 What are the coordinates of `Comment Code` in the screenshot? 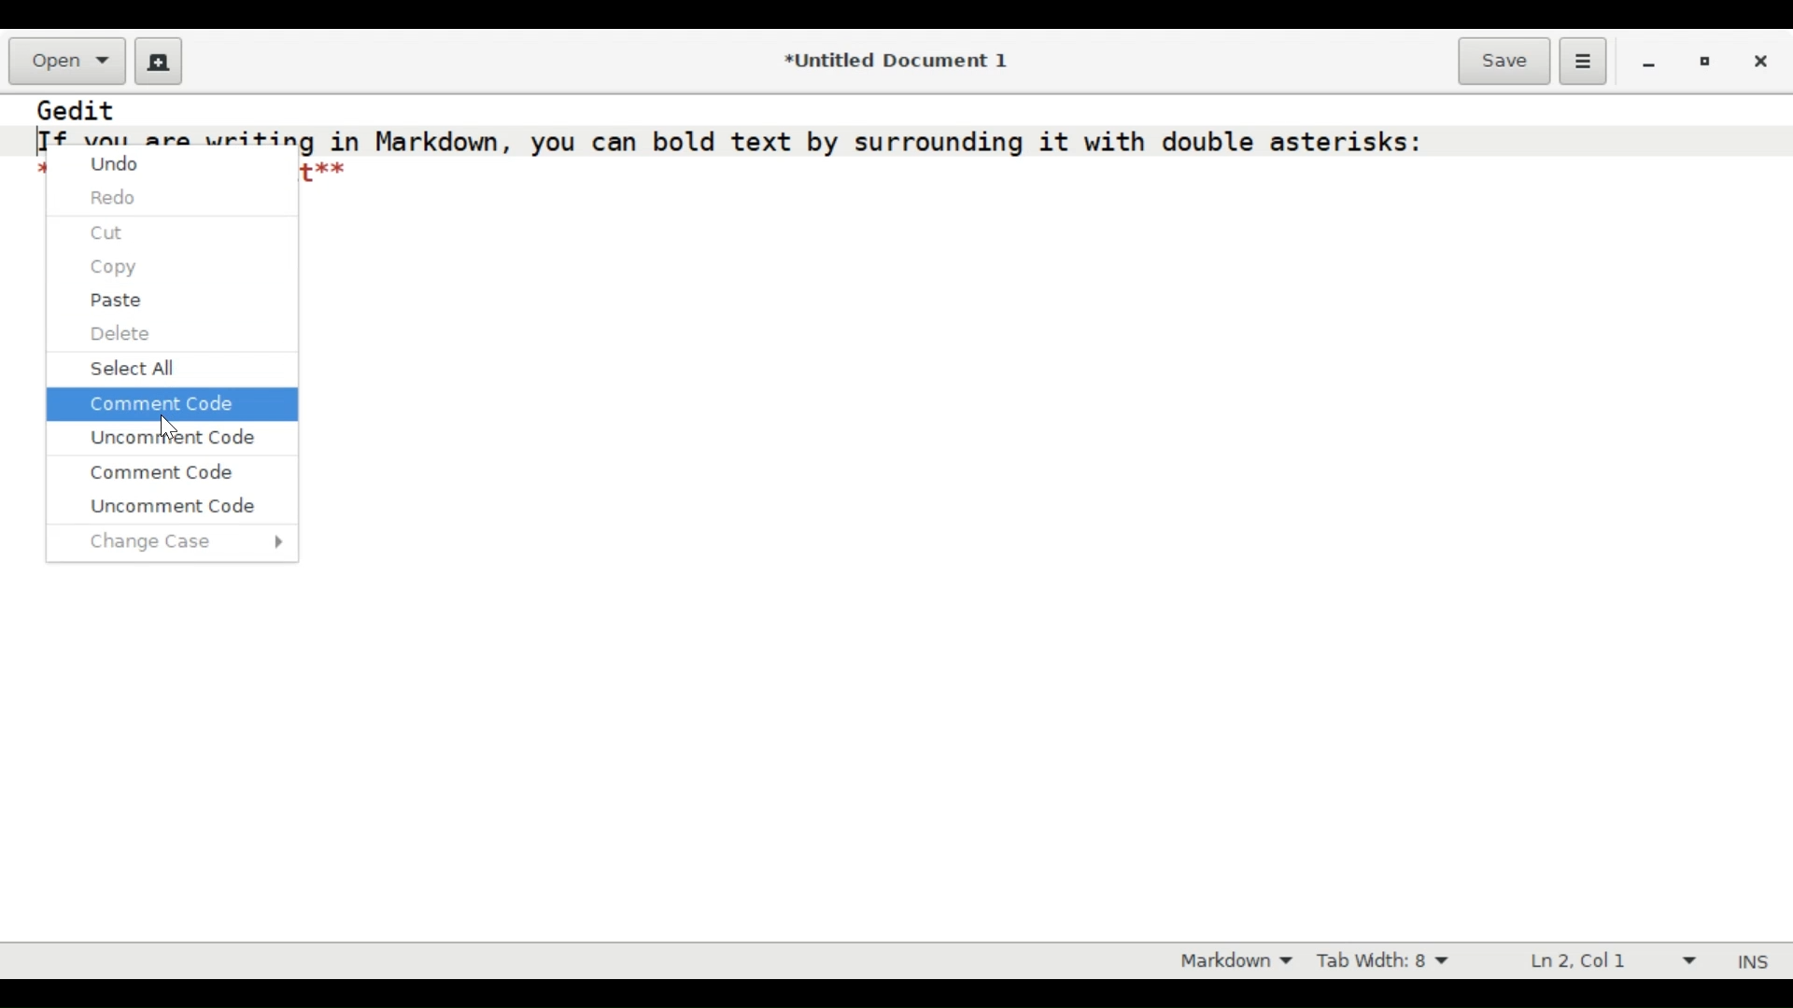 It's located at (161, 402).